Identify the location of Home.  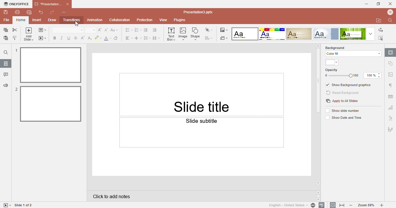
(21, 20).